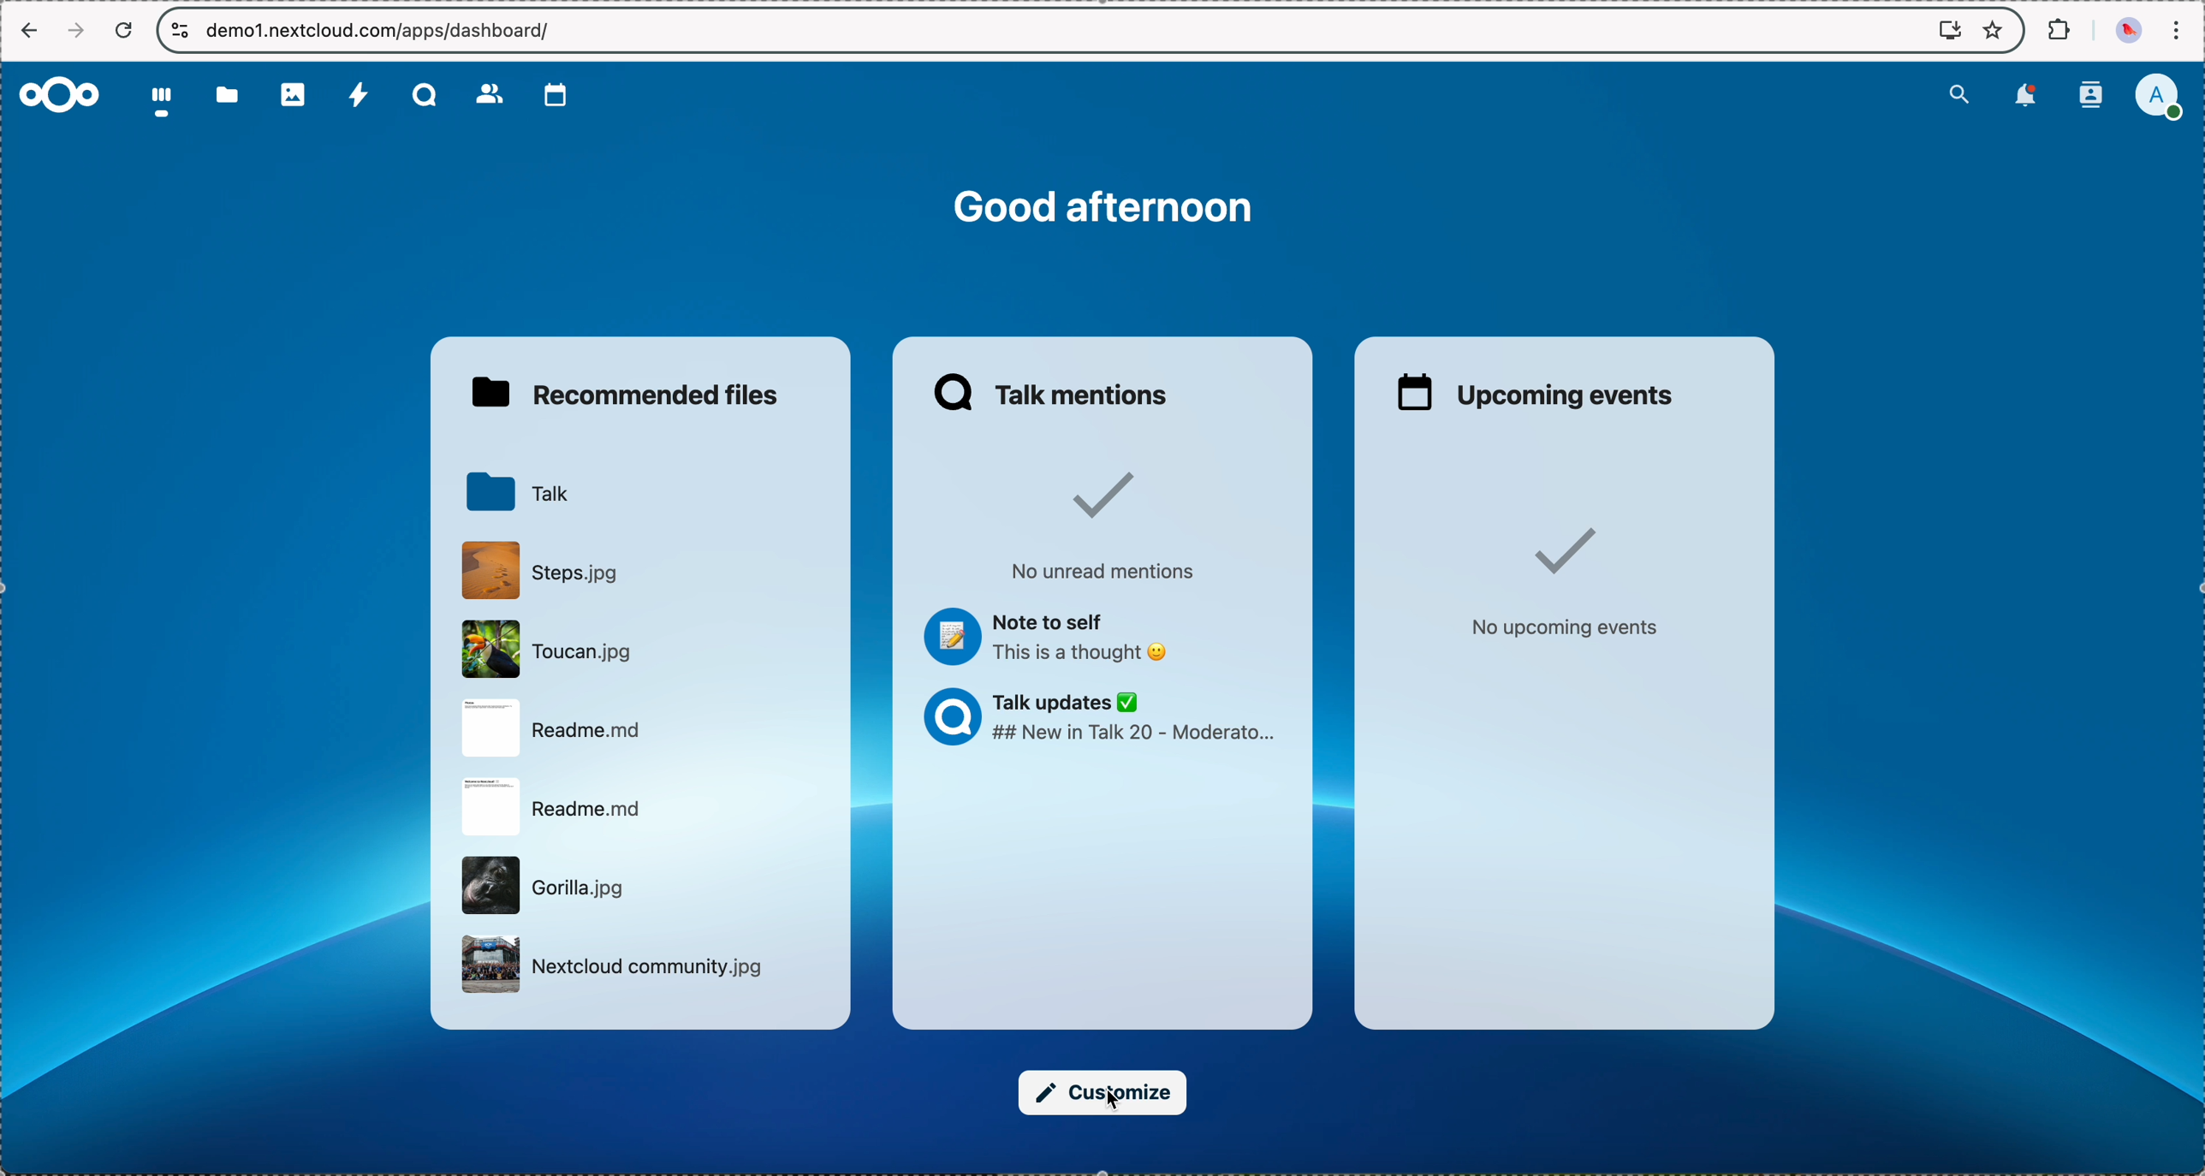 The width and height of the screenshot is (2205, 1176). I want to click on recommended files, so click(633, 391).